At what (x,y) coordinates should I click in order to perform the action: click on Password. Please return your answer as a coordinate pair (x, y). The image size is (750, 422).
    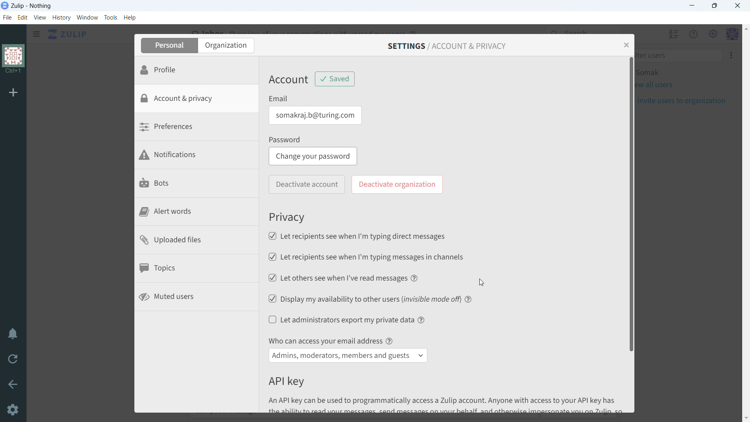
    Looking at the image, I should click on (285, 139).